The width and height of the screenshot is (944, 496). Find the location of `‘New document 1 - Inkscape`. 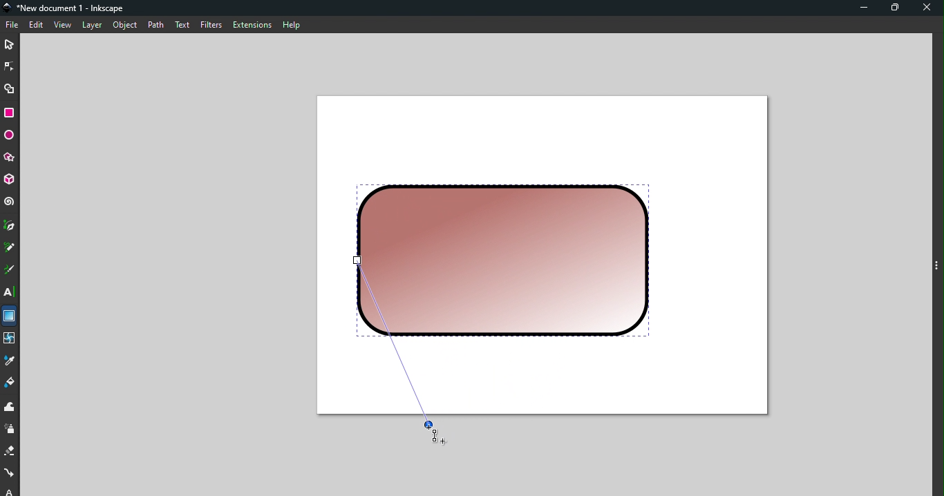

‘New document 1 - Inkscape is located at coordinates (73, 8).